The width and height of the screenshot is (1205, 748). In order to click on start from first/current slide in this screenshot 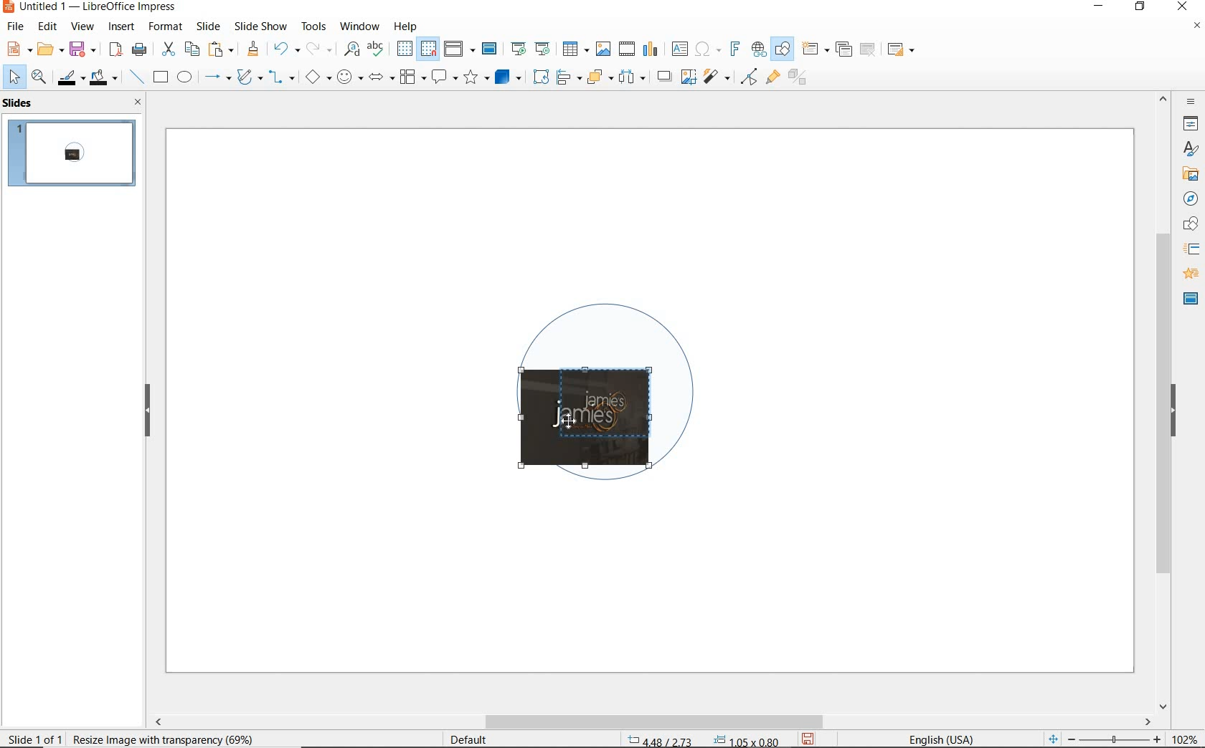, I will do `click(530, 47)`.